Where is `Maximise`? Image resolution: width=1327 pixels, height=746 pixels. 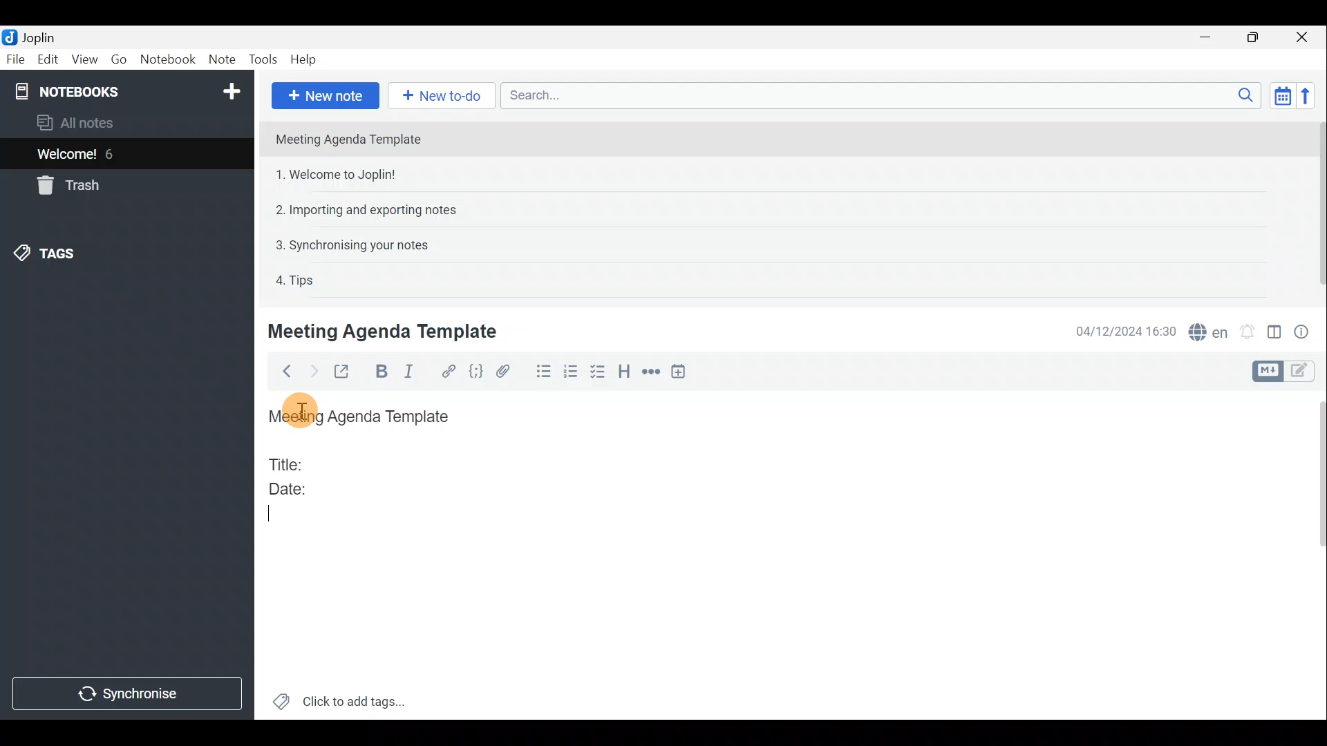 Maximise is located at coordinates (1254, 39).